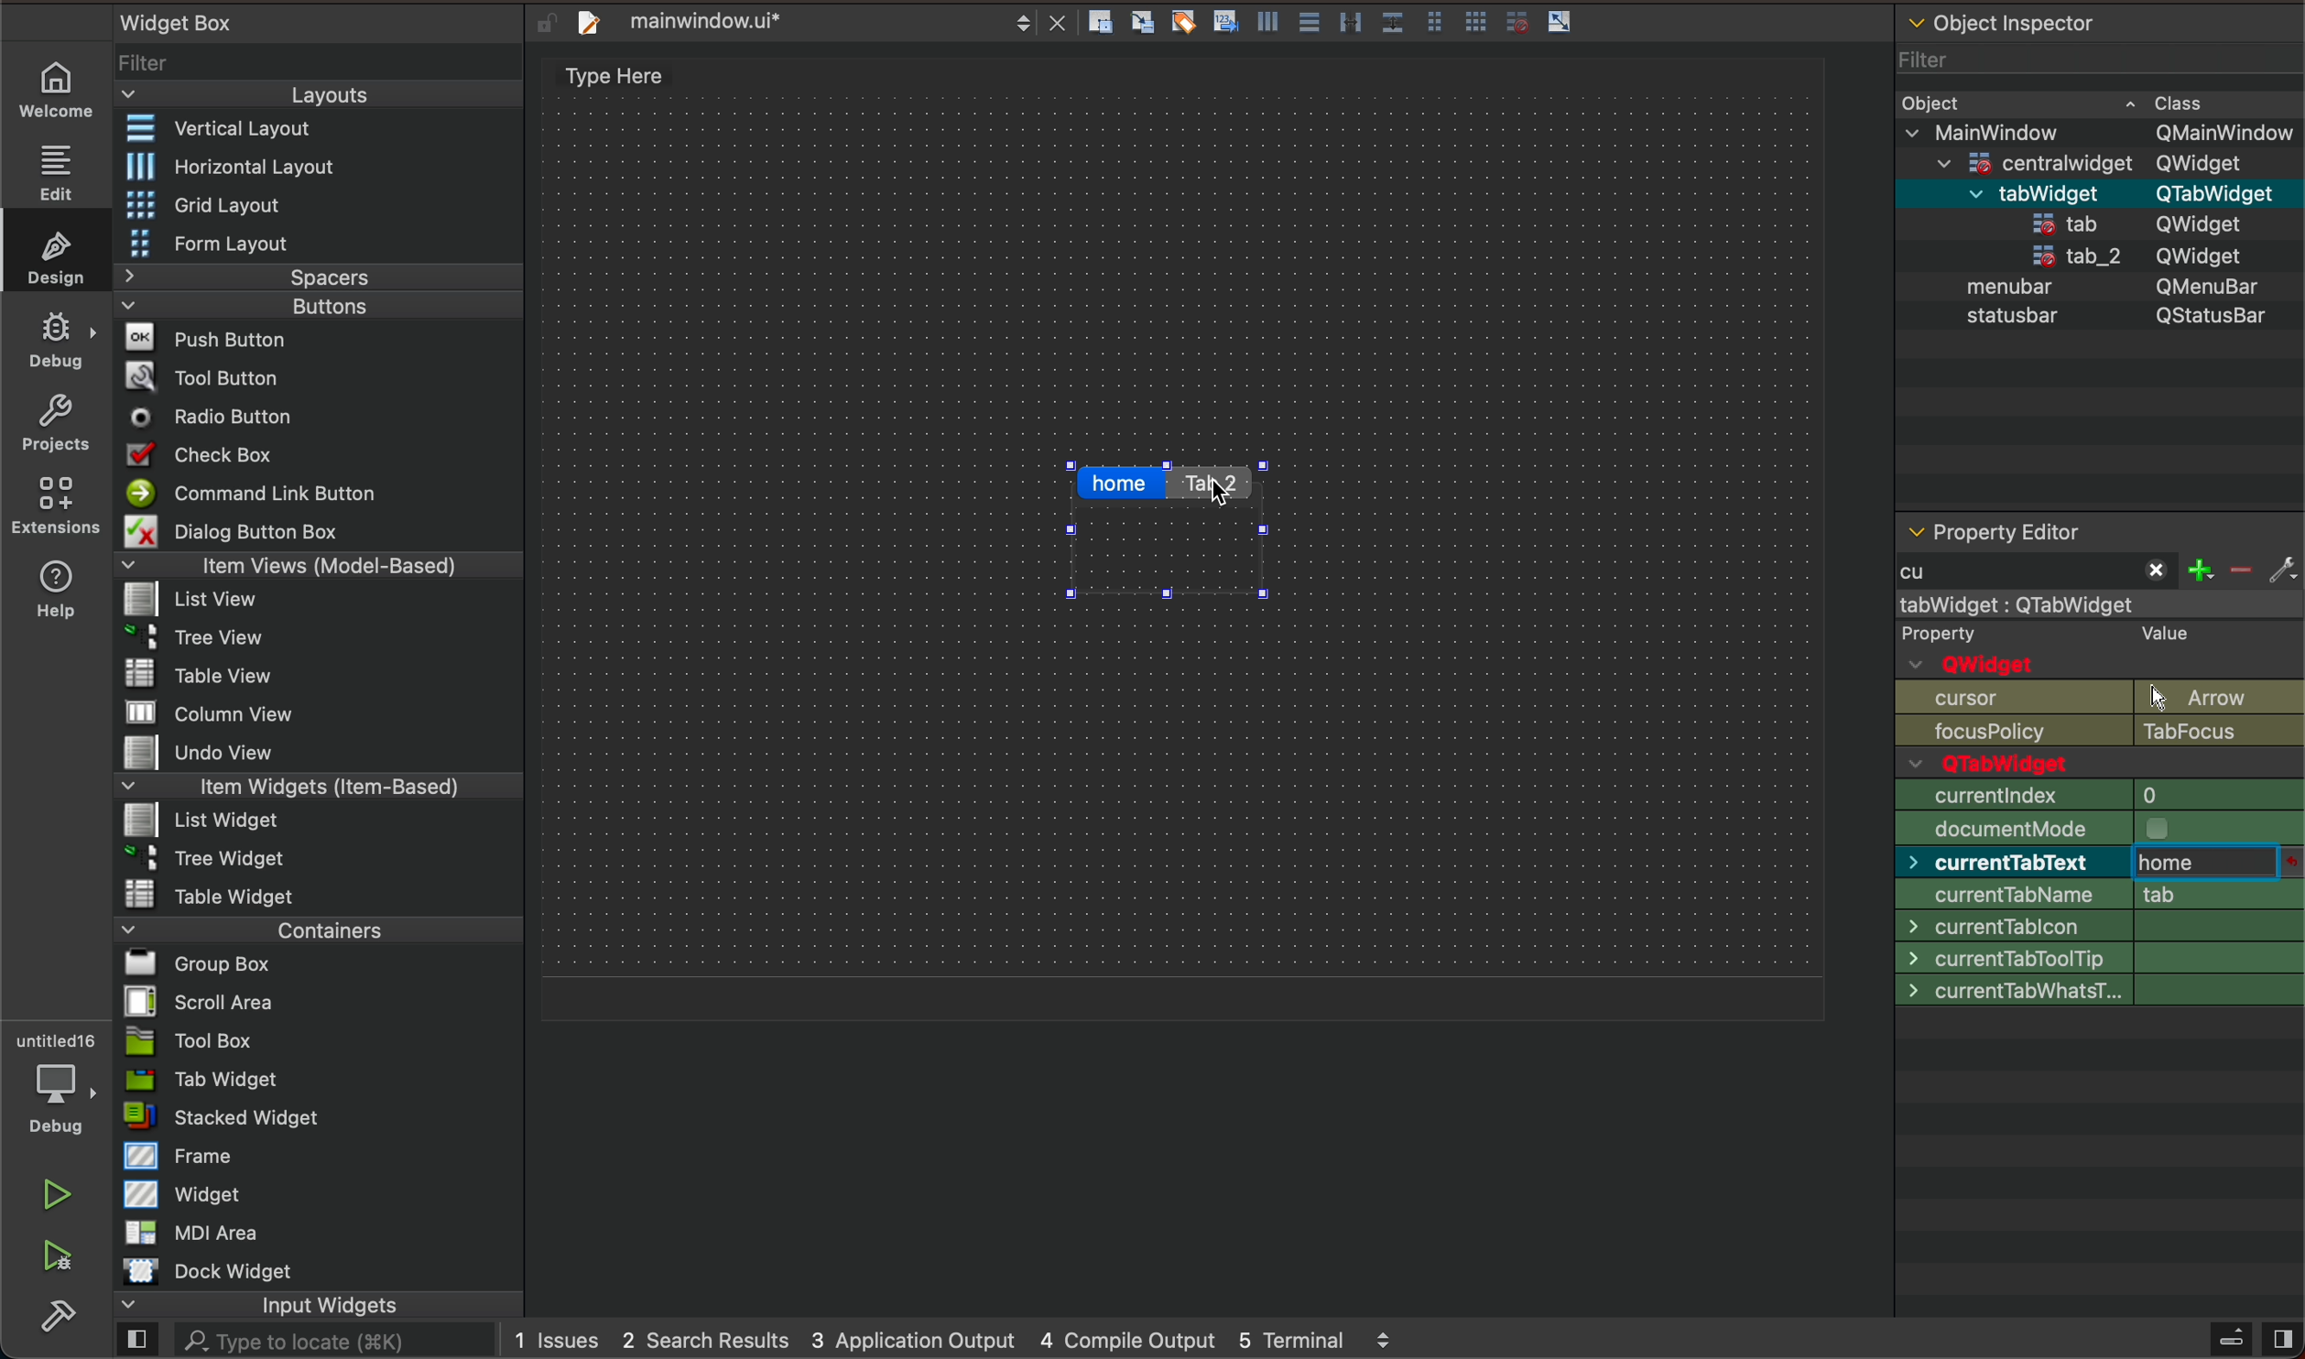 The image size is (2305, 1359). I want to click on mainwindow, so click(2104, 603).